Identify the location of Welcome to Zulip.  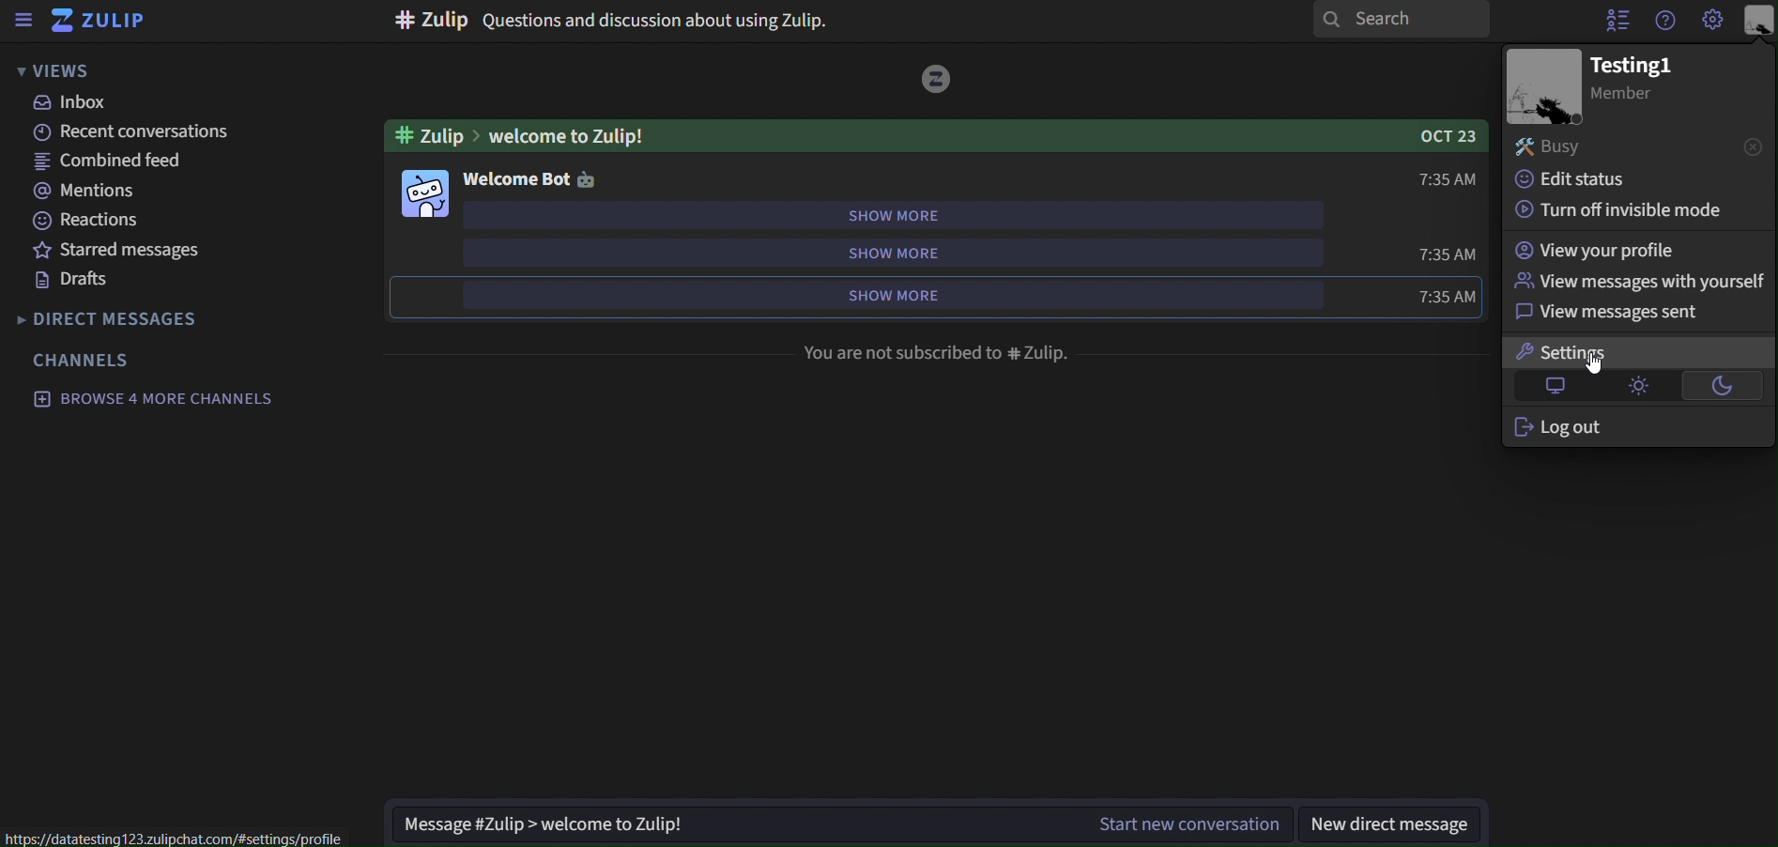
(937, 137).